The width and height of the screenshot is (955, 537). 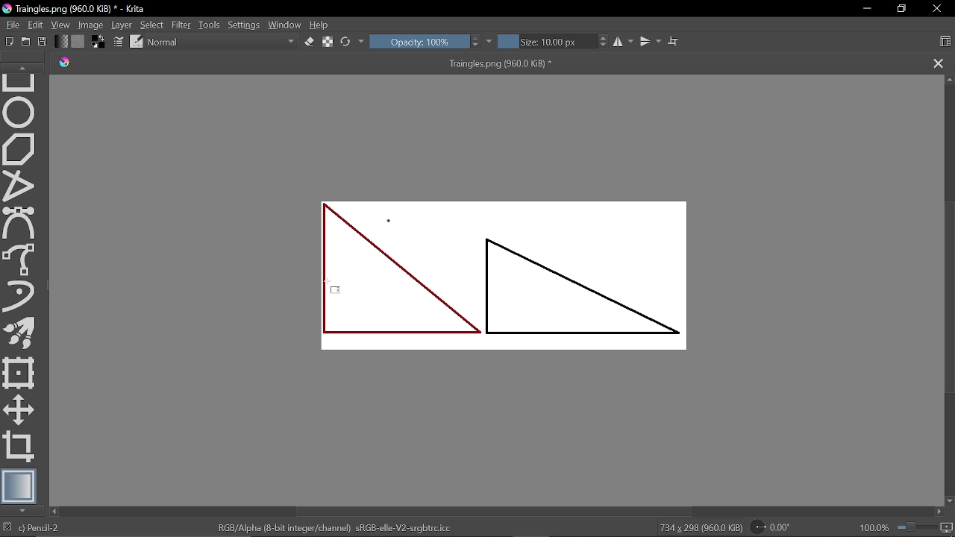 I want to click on Move left, so click(x=56, y=512).